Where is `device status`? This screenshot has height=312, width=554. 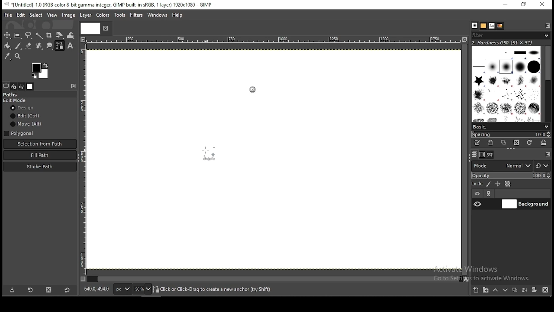
device status is located at coordinates (14, 86).